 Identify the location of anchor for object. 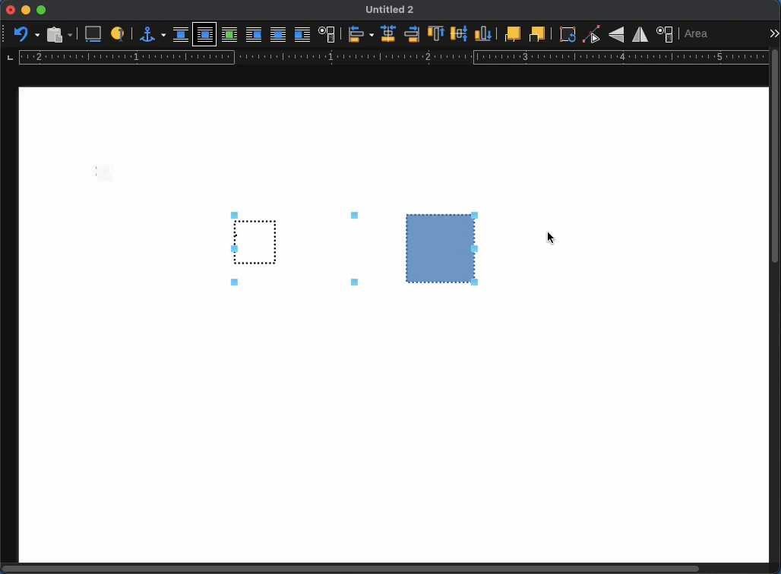
(153, 36).